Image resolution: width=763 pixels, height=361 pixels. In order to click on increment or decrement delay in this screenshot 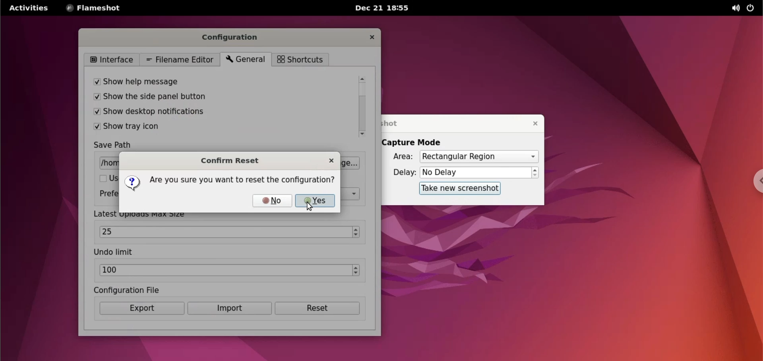, I will do `click(535, 173)`.